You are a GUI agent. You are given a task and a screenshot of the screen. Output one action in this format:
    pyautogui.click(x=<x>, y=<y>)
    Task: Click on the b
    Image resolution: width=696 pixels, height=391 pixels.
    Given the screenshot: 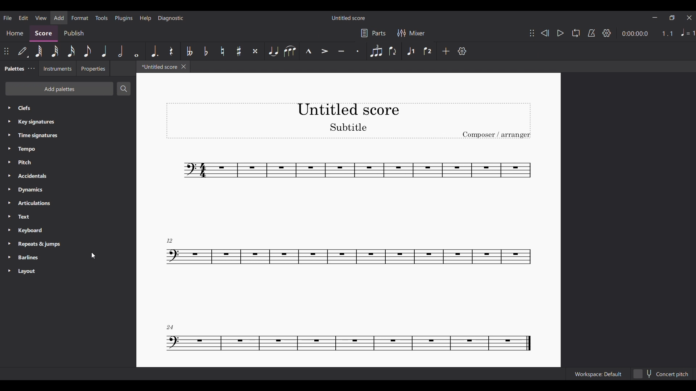 What is the action you would take?
    pyautogui.click(x=208, y=50)
    